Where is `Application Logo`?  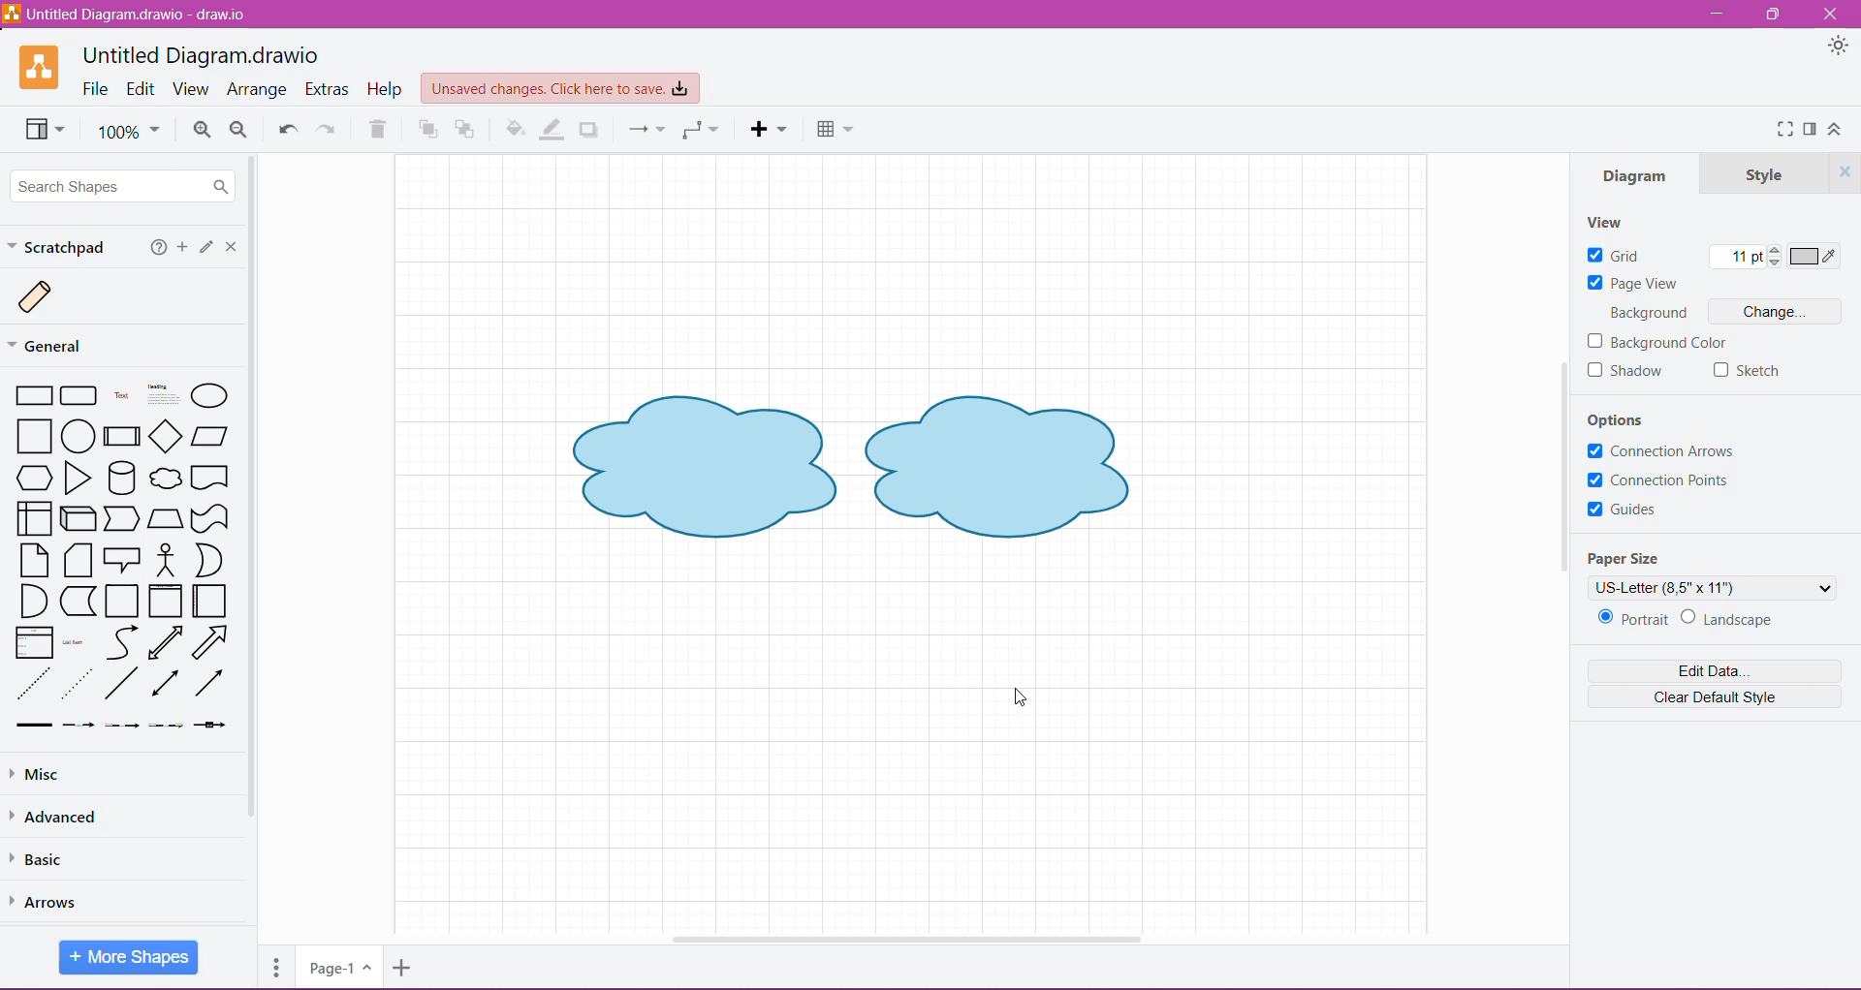
Application Logo is located at coordinates (41, 67).